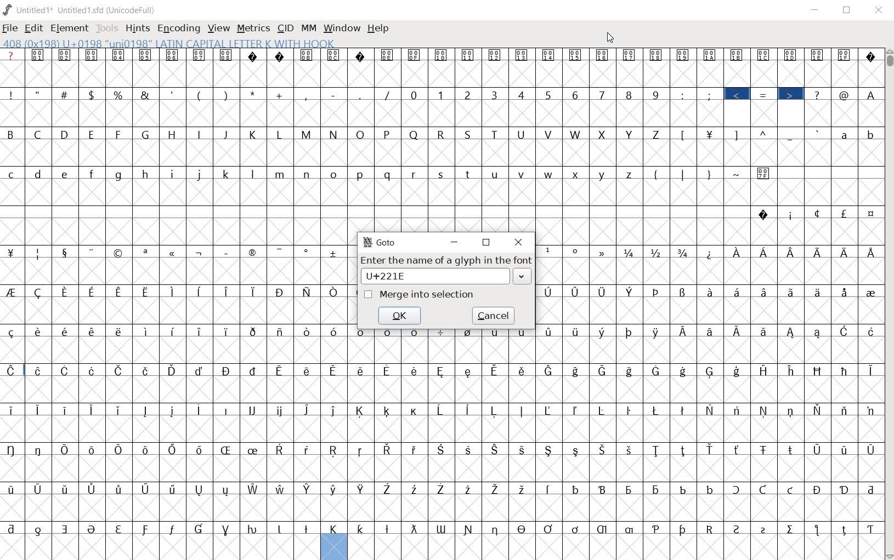 This screenshot has height=560, width=894. What do you see at coordinates (308, 29) in the screenshot?
I see `mm` at bounding box center [308, 29].